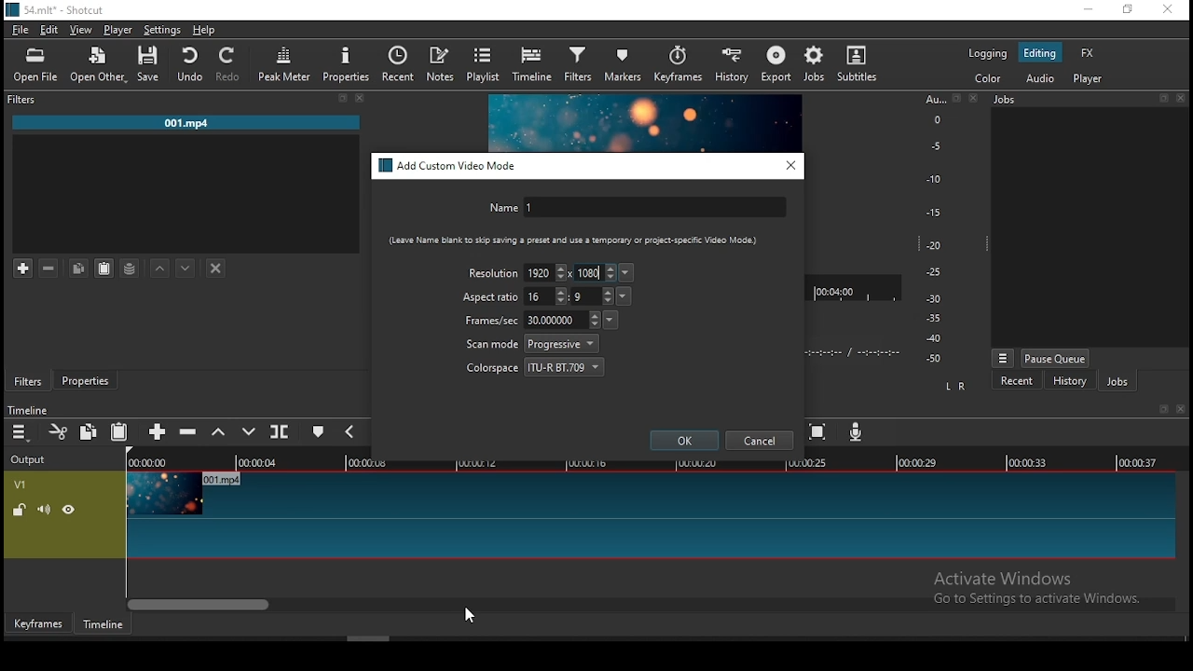  Describe the element at coordinates (375, 463) in the screenshot. I see `00:00:08` at that location.